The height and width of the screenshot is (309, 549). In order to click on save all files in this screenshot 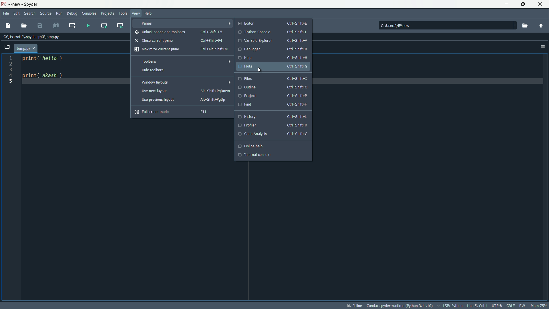, I will do `click(56, 25)`.